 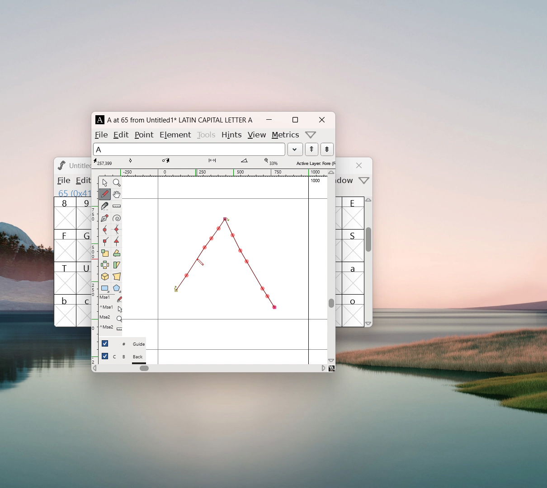 What do you see at coordinates (84, 278) in the screenshot?
I see `U` at bounding box center [84, 278].